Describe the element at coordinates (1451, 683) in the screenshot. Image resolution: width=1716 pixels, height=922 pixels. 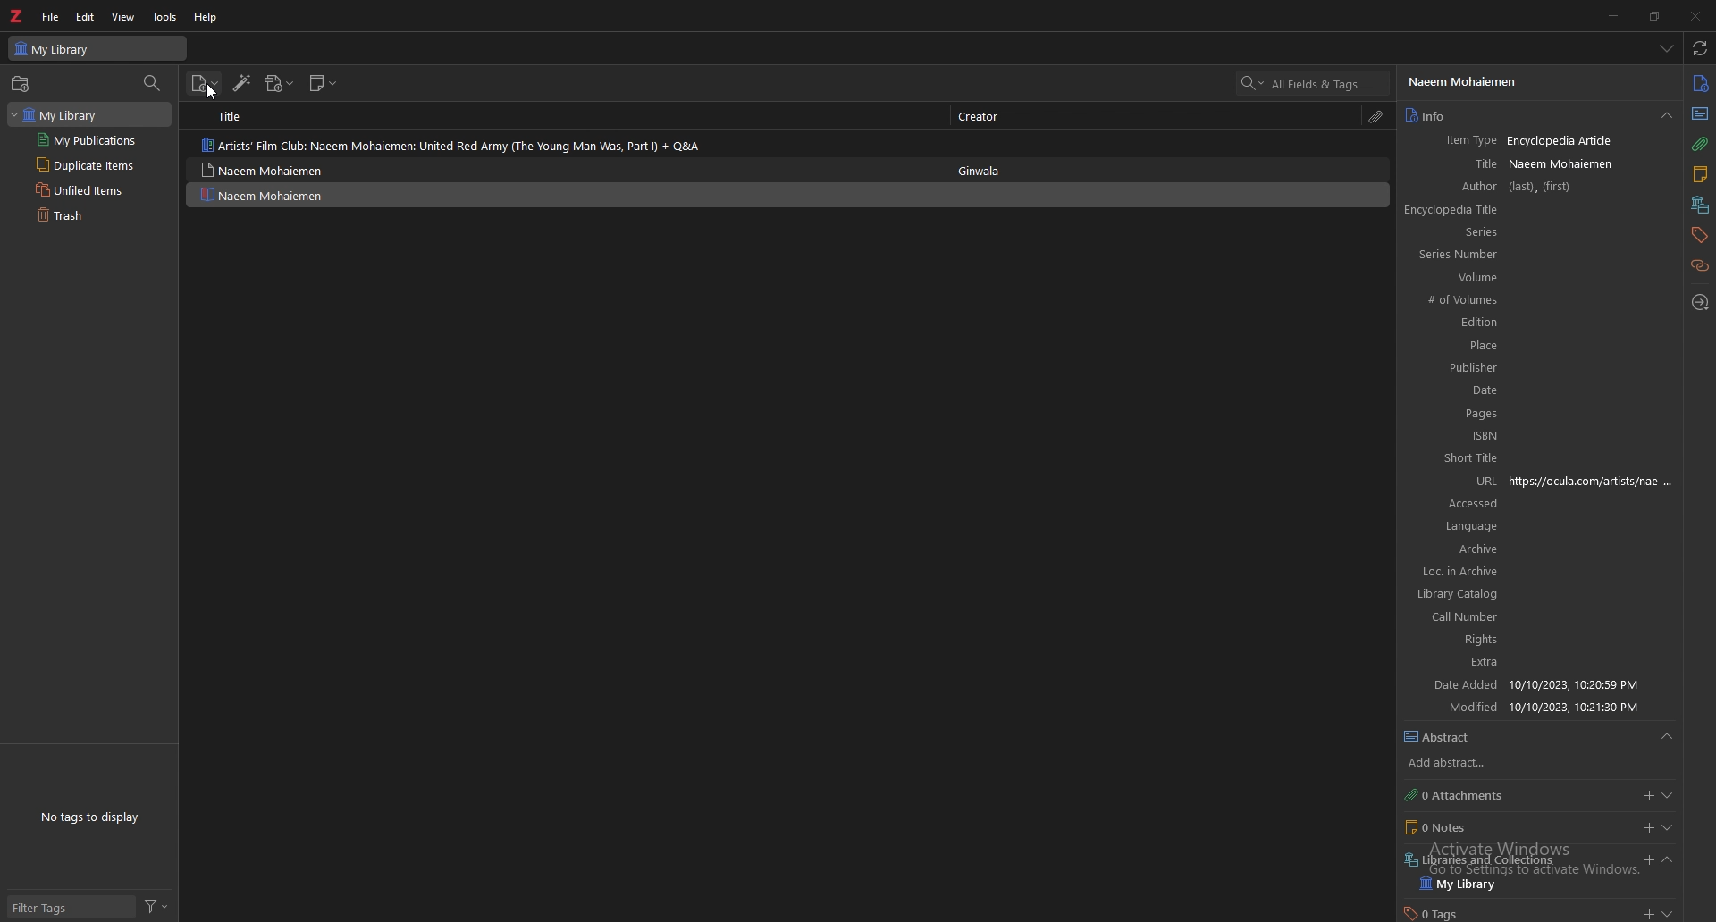
I see `date added` at that location.